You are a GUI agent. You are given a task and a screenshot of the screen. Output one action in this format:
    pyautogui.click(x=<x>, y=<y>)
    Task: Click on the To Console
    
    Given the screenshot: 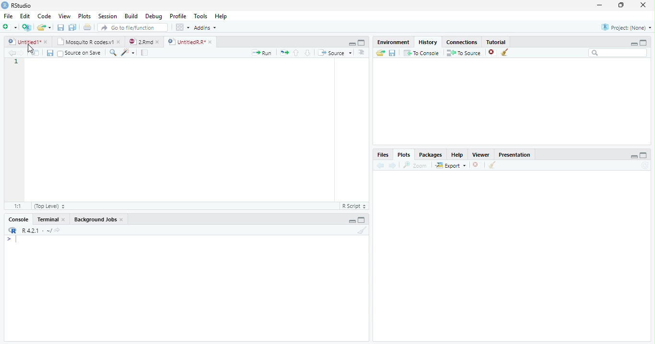 What is the action you would take?
    pyautogui.click(x=421, y=53)
    